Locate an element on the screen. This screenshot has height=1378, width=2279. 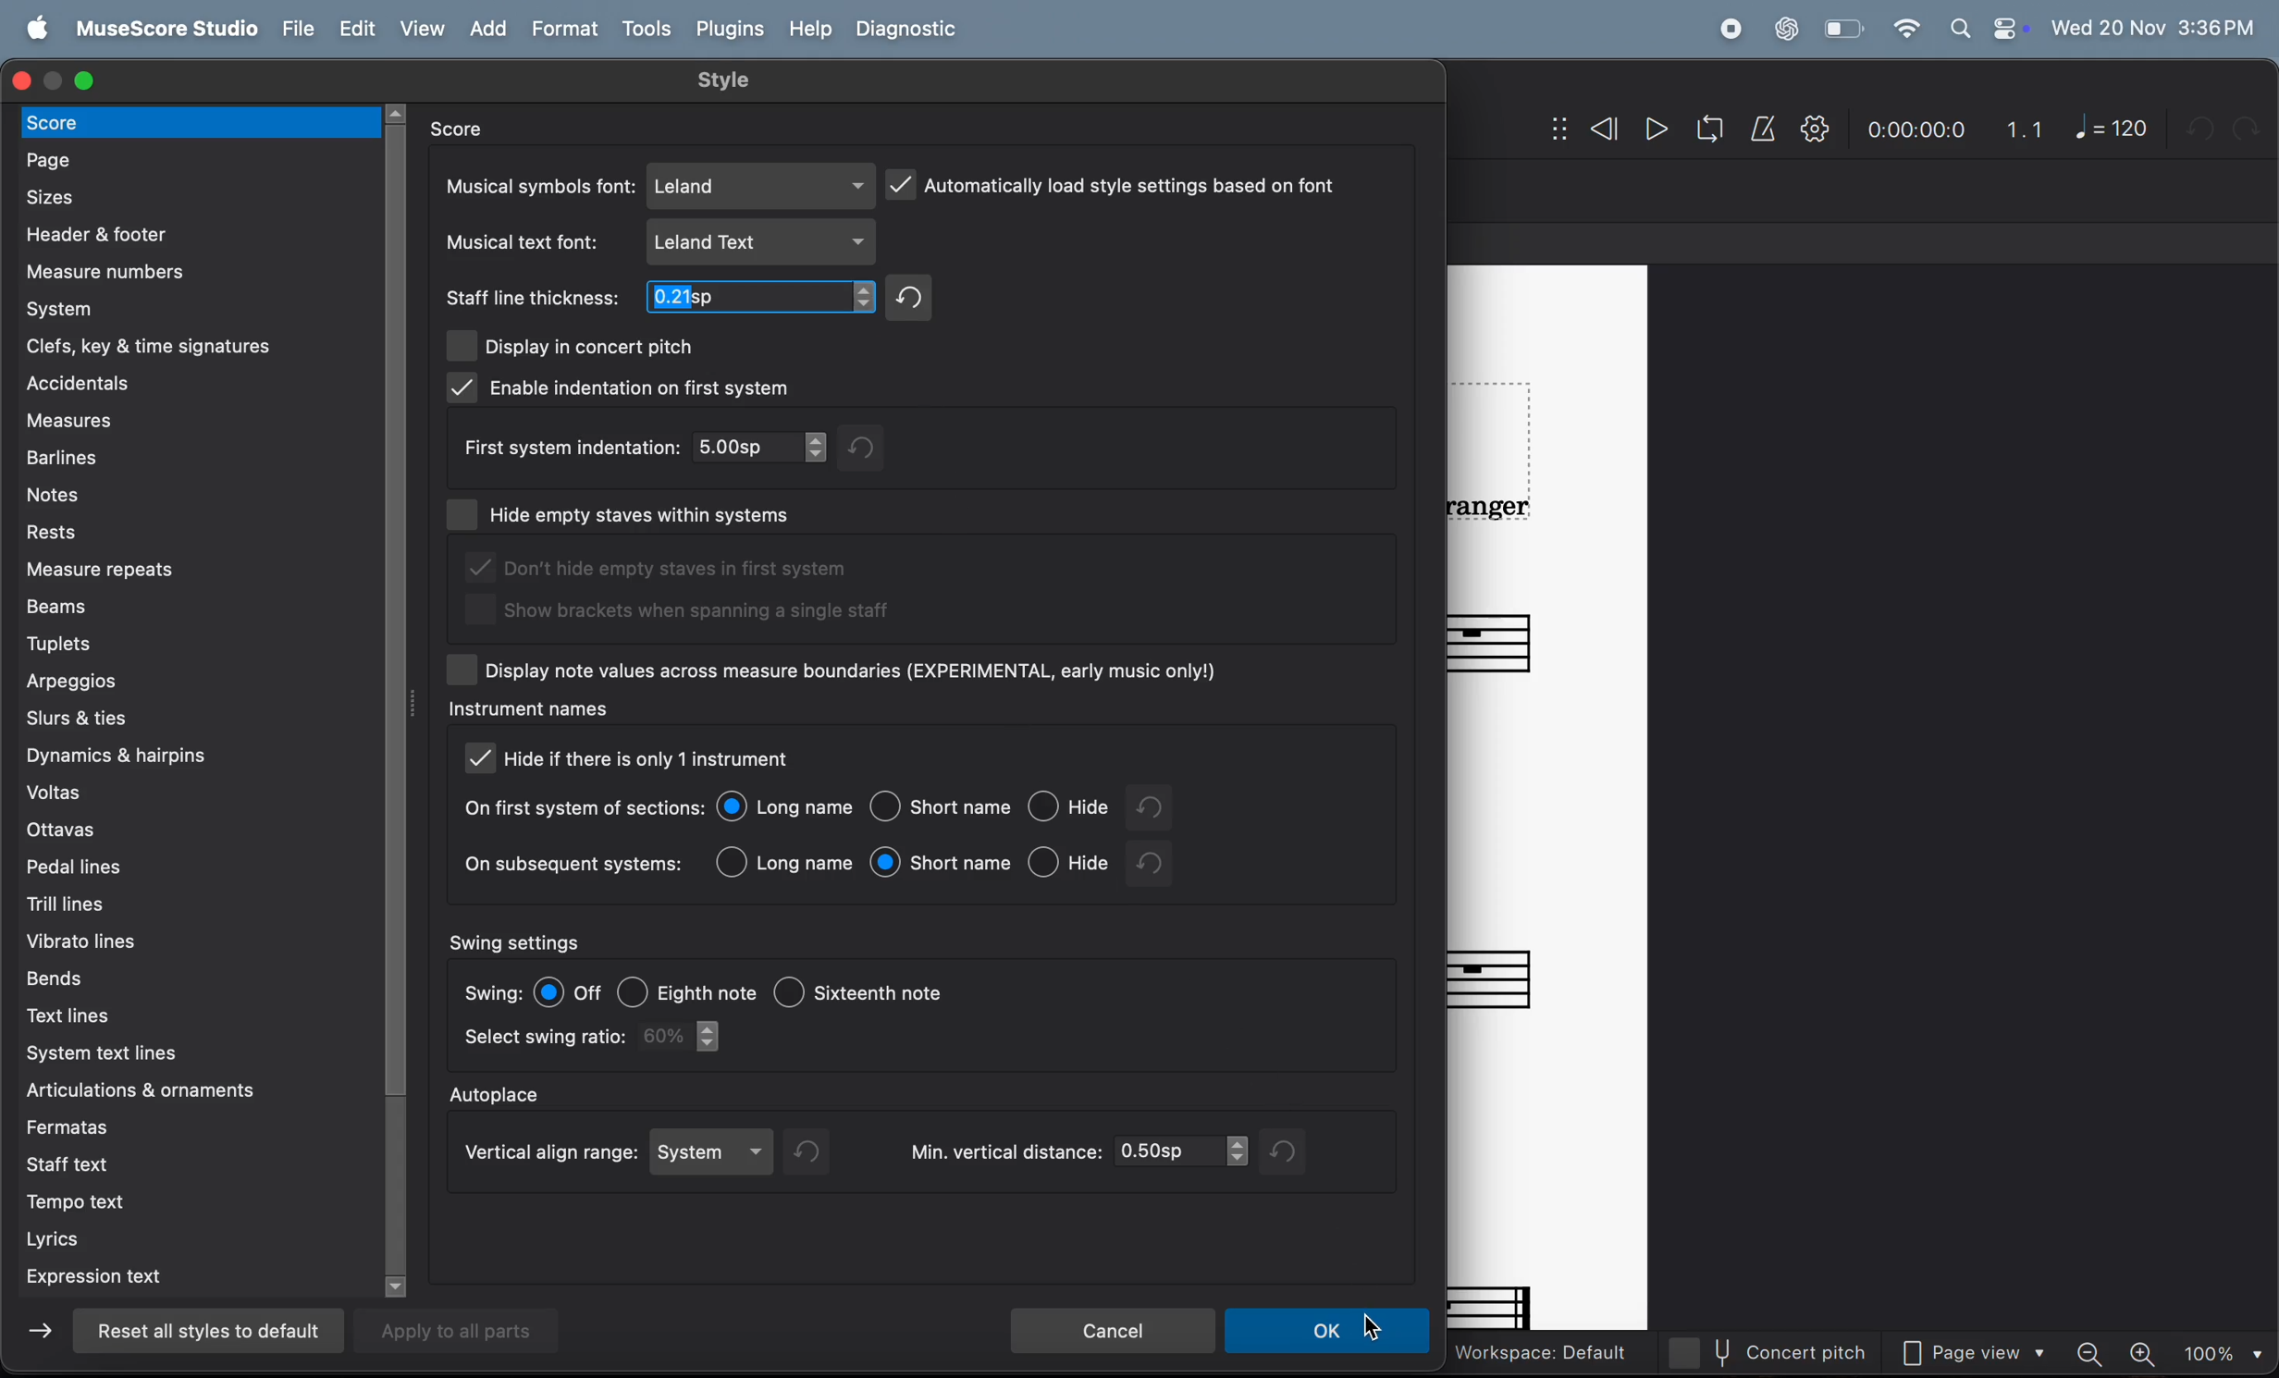
arpegios is located at coordinates (165, 681).